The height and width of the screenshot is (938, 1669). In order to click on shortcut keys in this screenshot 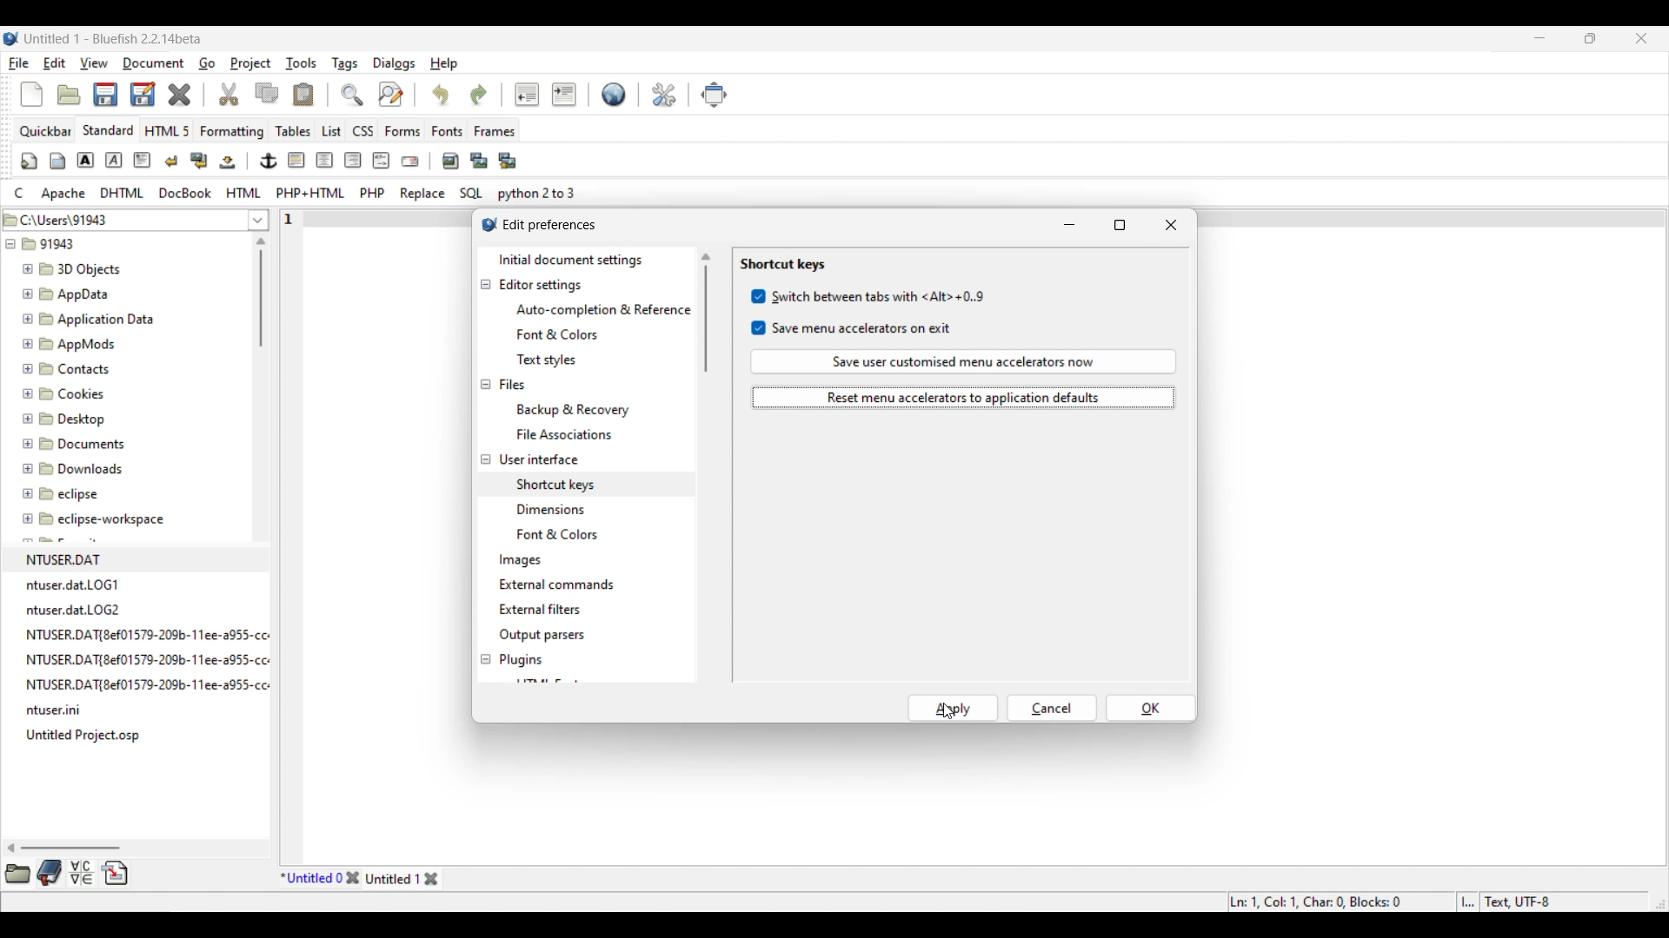, I will do `click(555, 482)`.